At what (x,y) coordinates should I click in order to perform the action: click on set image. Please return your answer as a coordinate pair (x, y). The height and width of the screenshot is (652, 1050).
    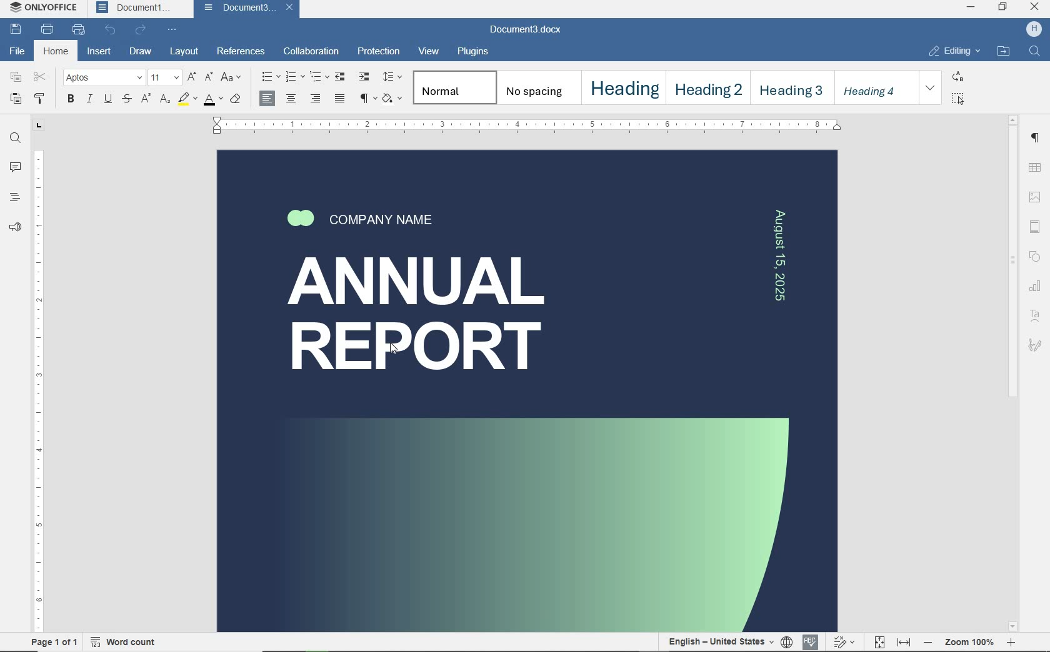
    Looking at the image, I should click on (1036, 197).